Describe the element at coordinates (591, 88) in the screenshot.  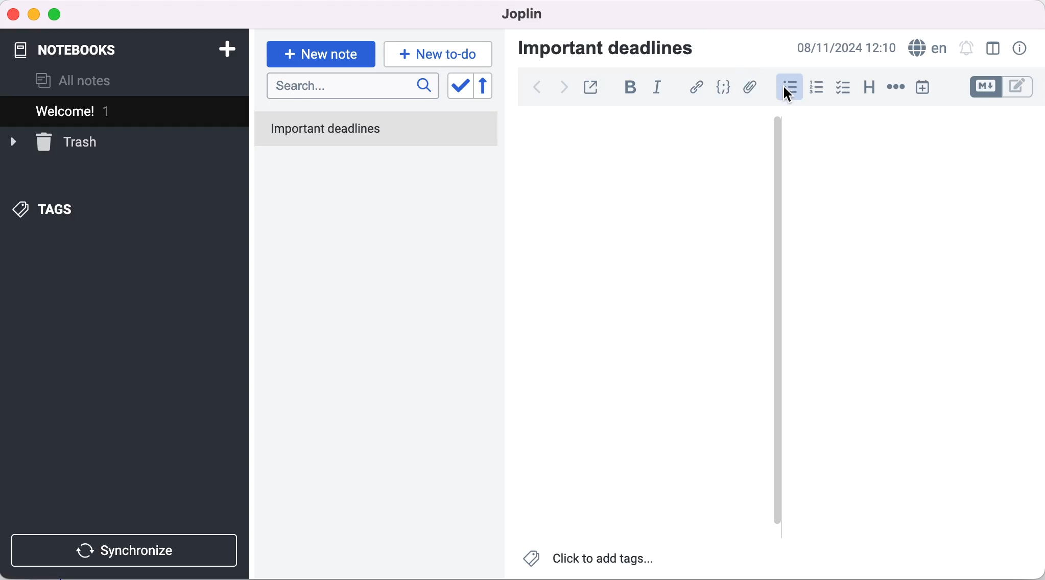
I see `toggle external editing` at that location.